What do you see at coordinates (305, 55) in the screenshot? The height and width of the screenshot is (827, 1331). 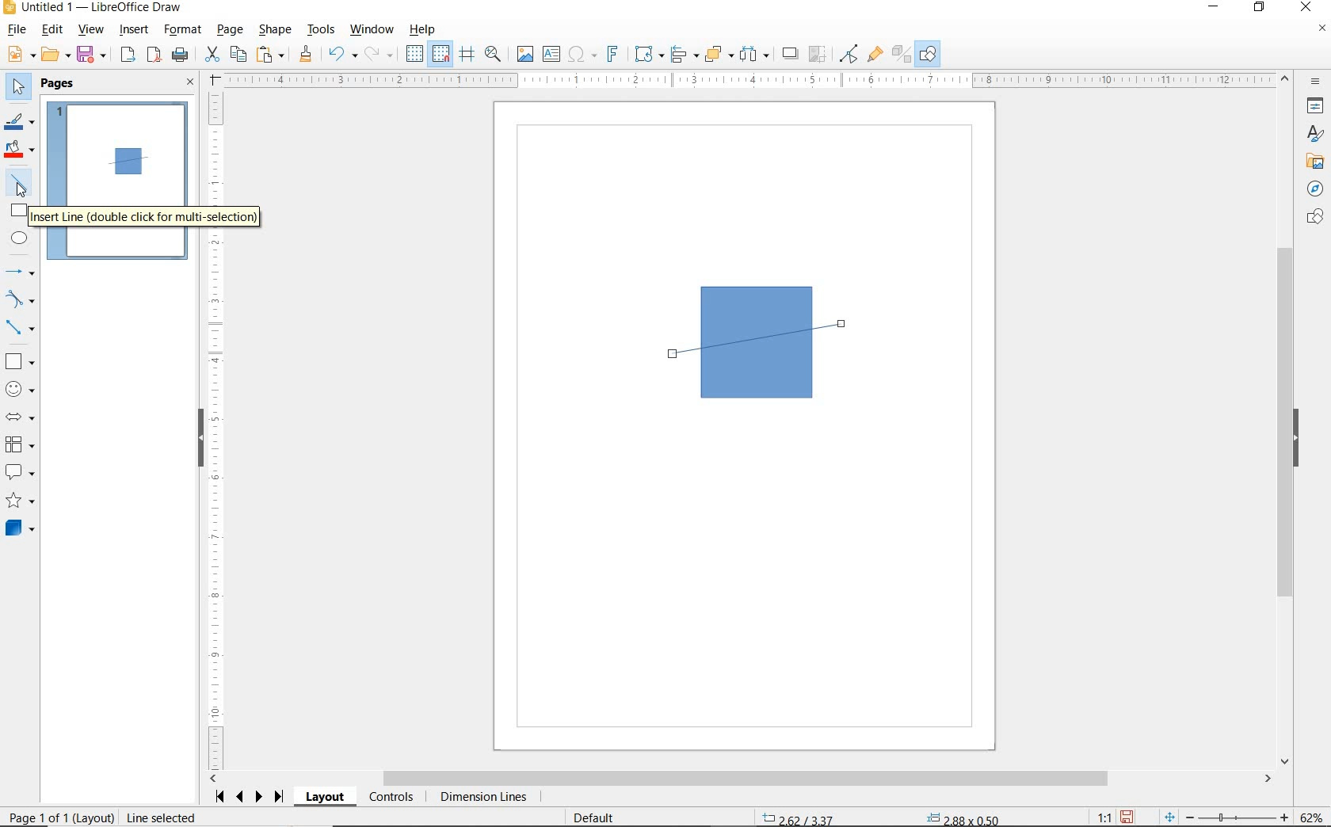 I see `CLONE FORMATTING` at bounding box center [305, 55].